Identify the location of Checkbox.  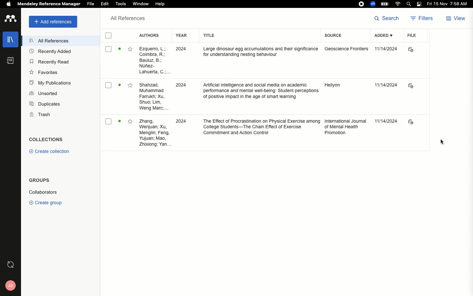
(109, 85).